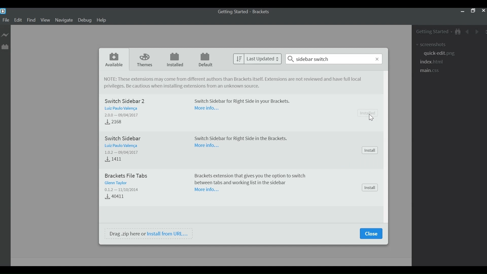  Describe the element at coordinates (121, 190) in the screenshot. I see `0.1.2 — 11/10/2014 ` at that location.